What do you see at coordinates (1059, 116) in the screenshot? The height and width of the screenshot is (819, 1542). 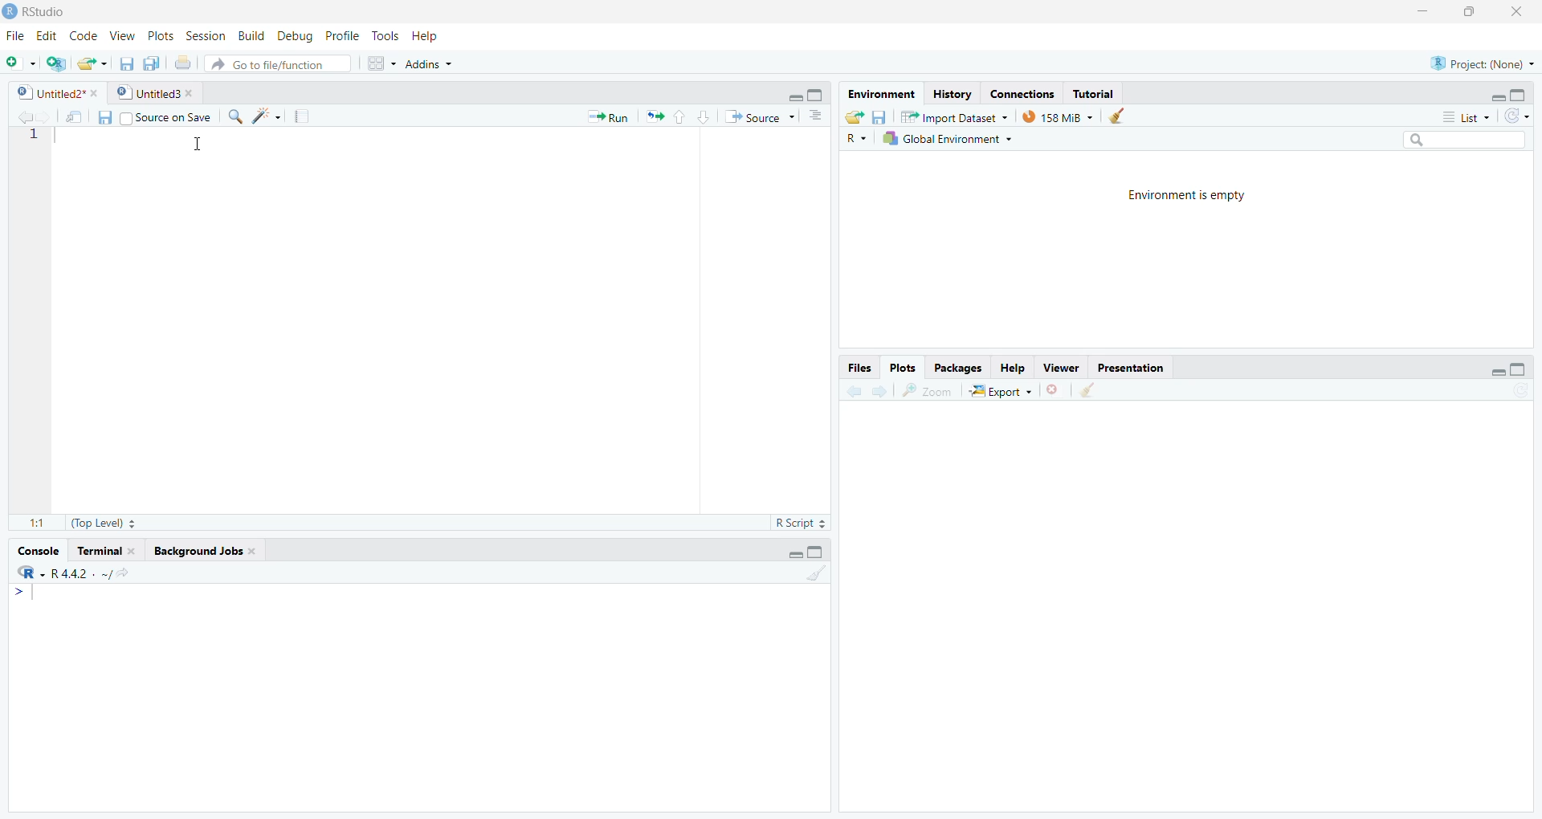 I see `» 158 MiB ` at bounding box center [1059, 116].